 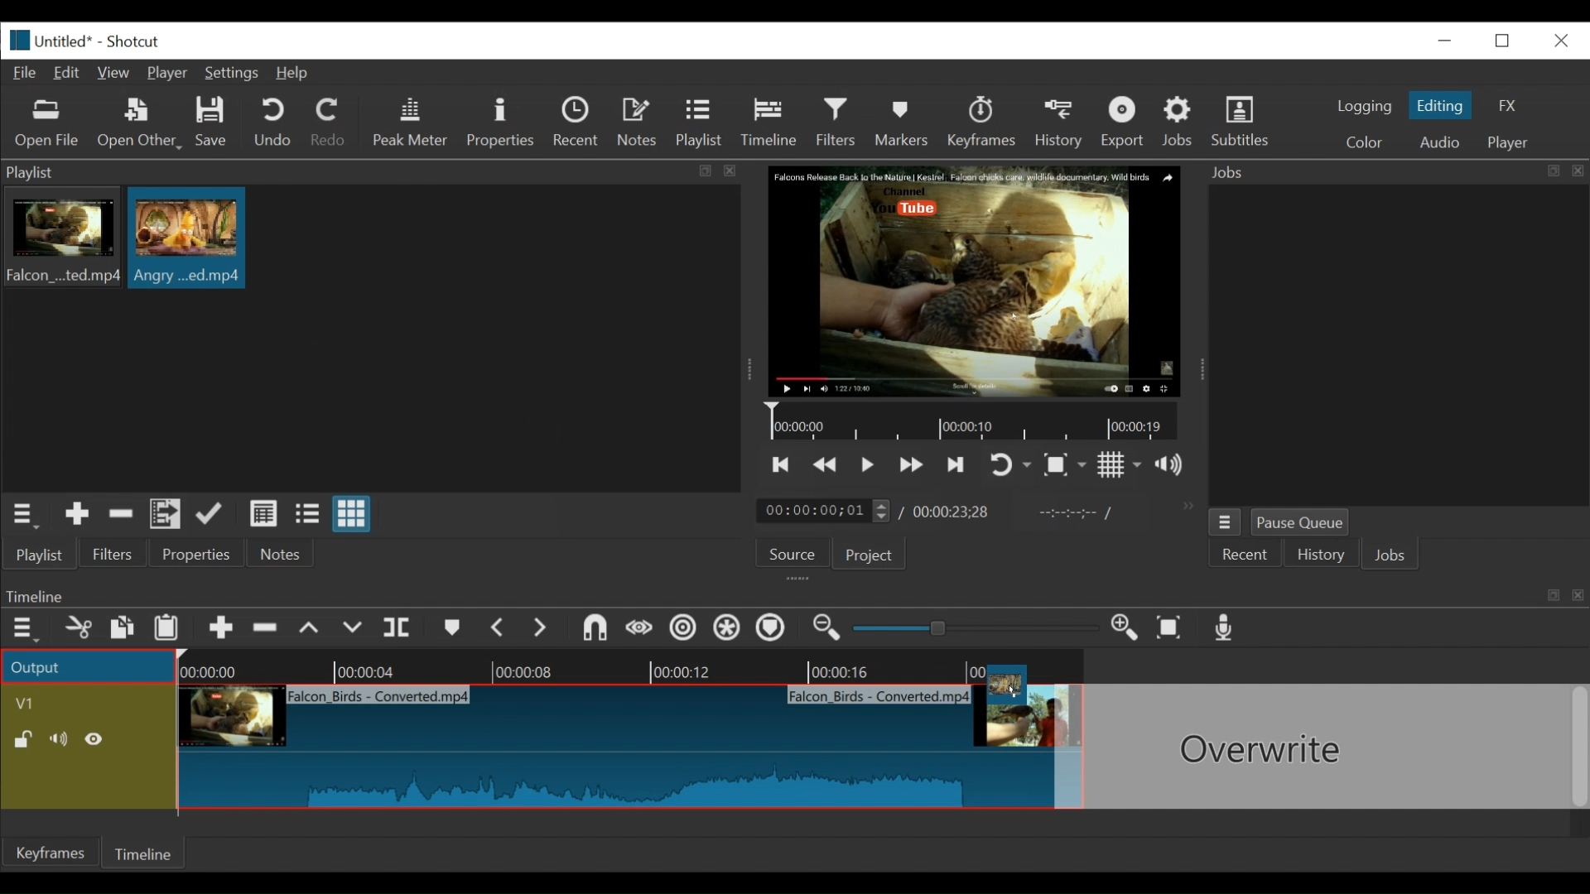 I want to click on Open file, so click(x=47, y=124).